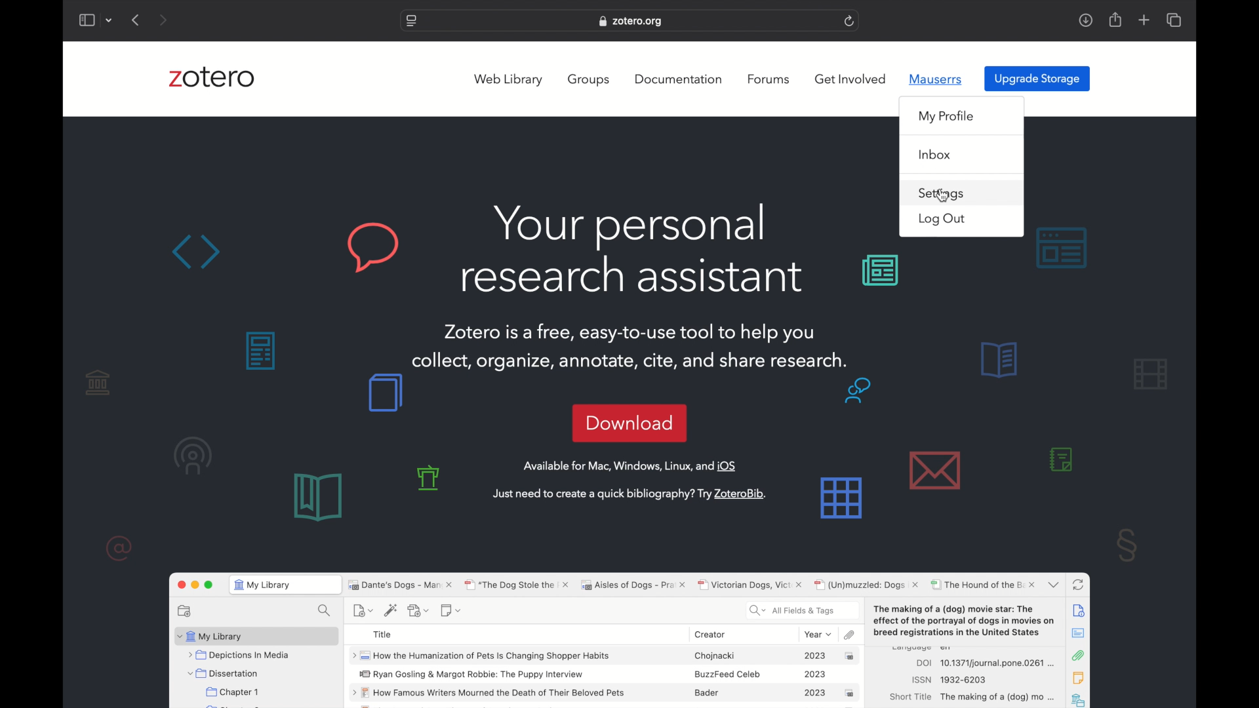  Describe the element at coordinates (632, 22) in the screenshot. I see `website address` at that location.